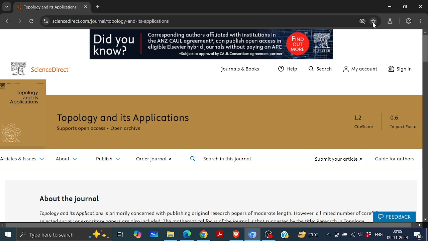 Image resolution: width=428 pixels, height=241 pixels. Describe the element at coordinates (398, 235) in the screenshot. I see `00:09 09-11-2024` at that location.